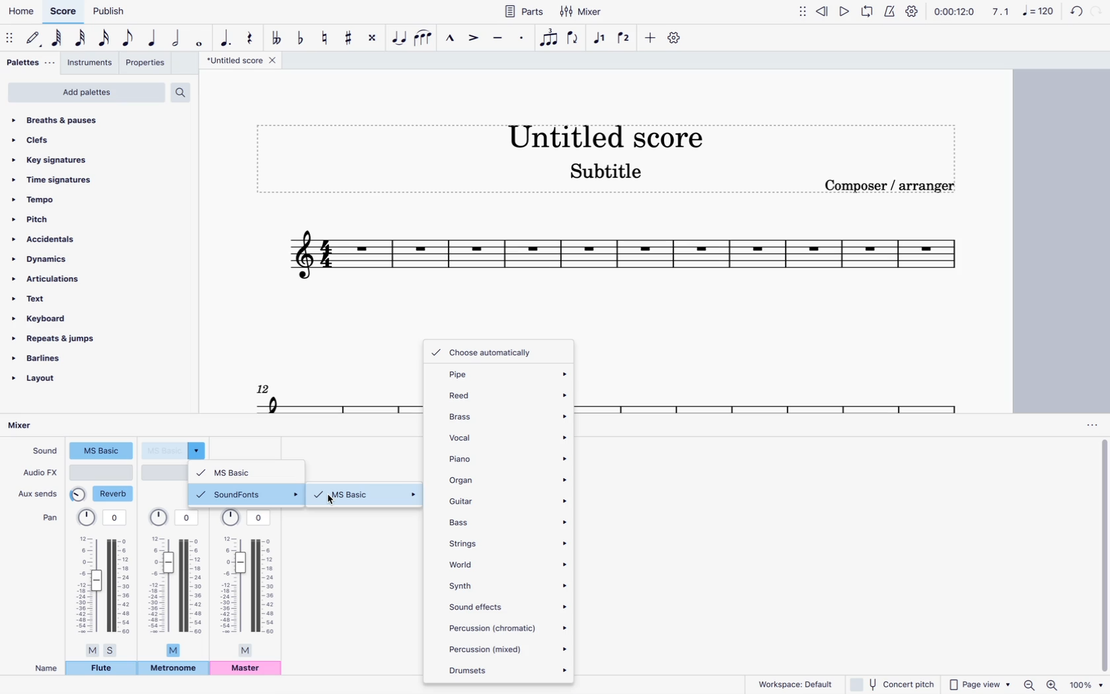 The width and height of the screenshot is (1110, 694). I want to click on back, so click(1073, 11).